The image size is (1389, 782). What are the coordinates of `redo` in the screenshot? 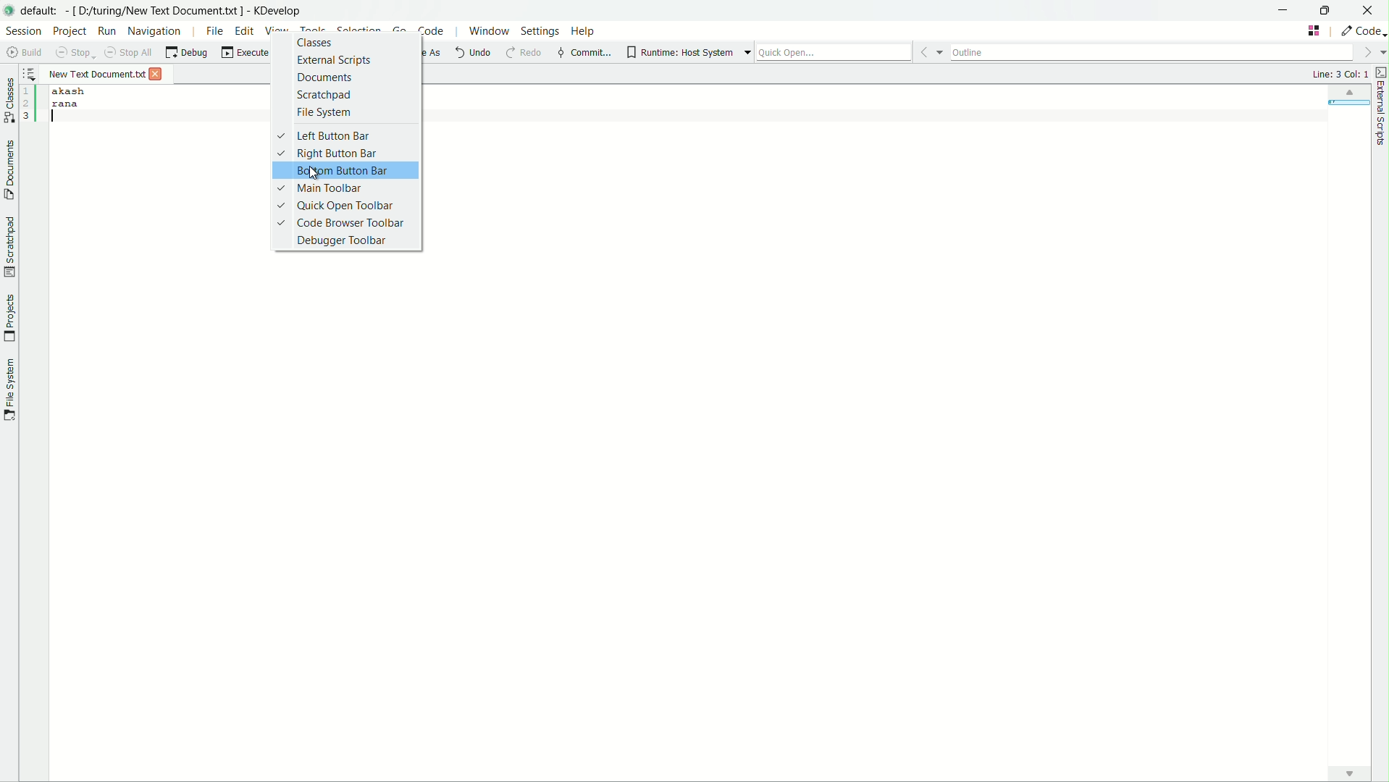 It's located at (527, 54).